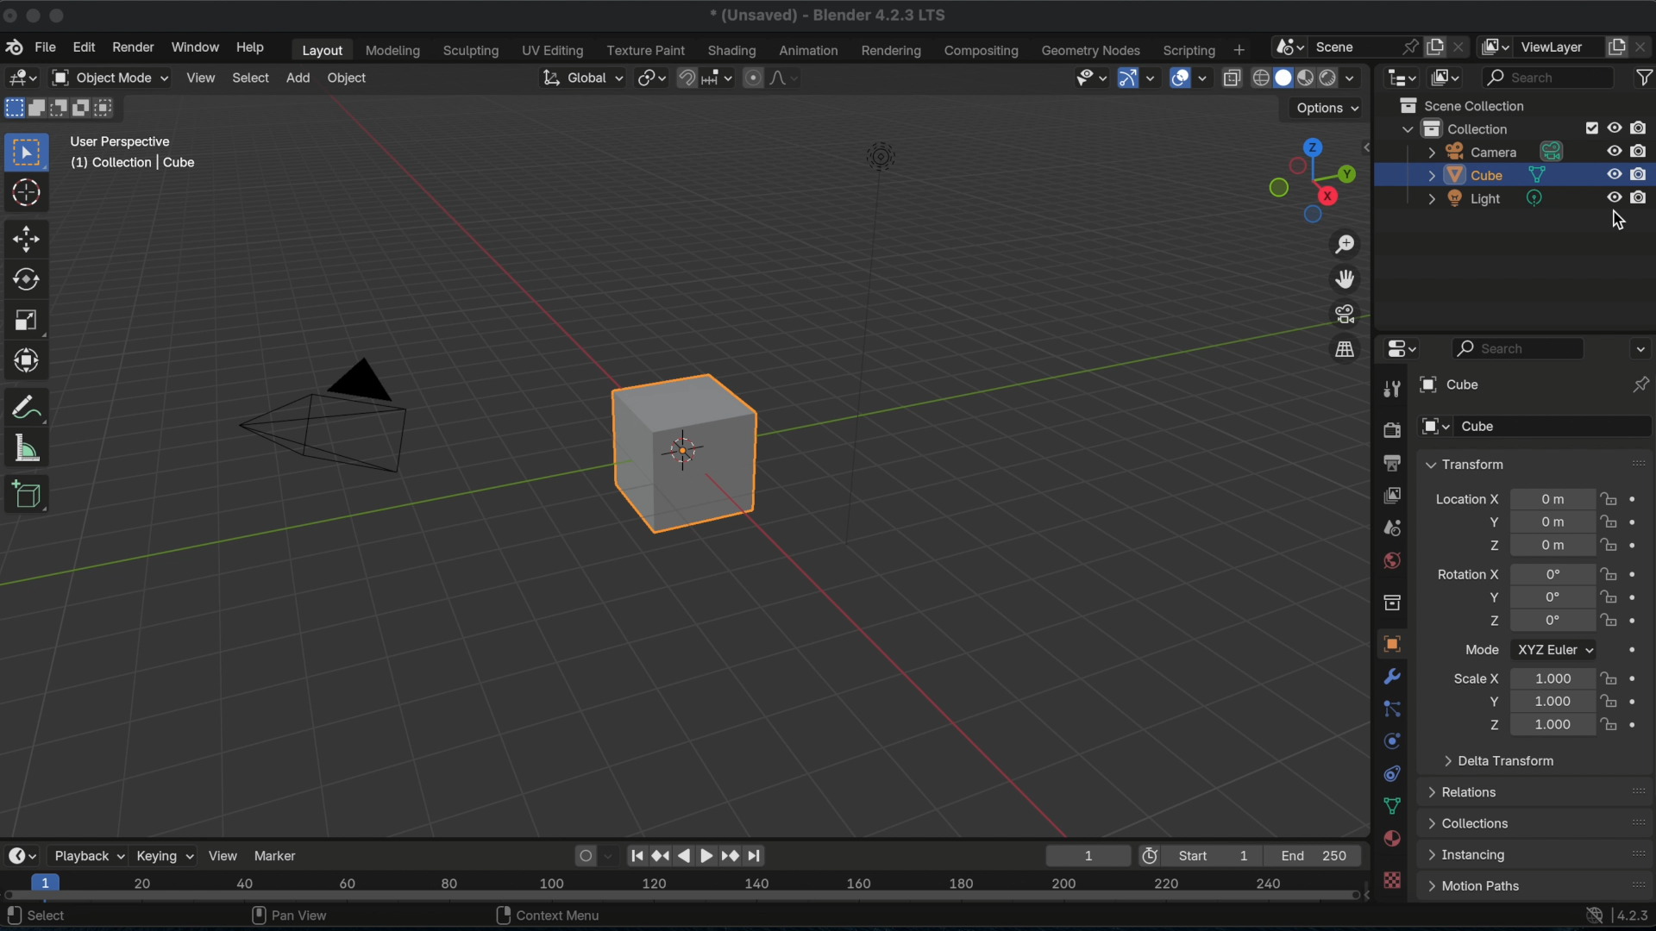  I want to click on rotation X, so click(1467, 573).